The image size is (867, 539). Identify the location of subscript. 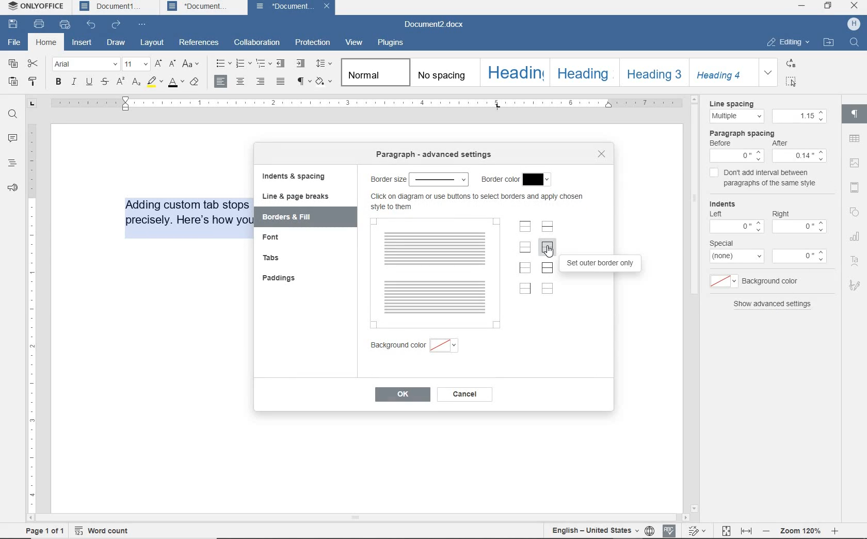
(137, 83).